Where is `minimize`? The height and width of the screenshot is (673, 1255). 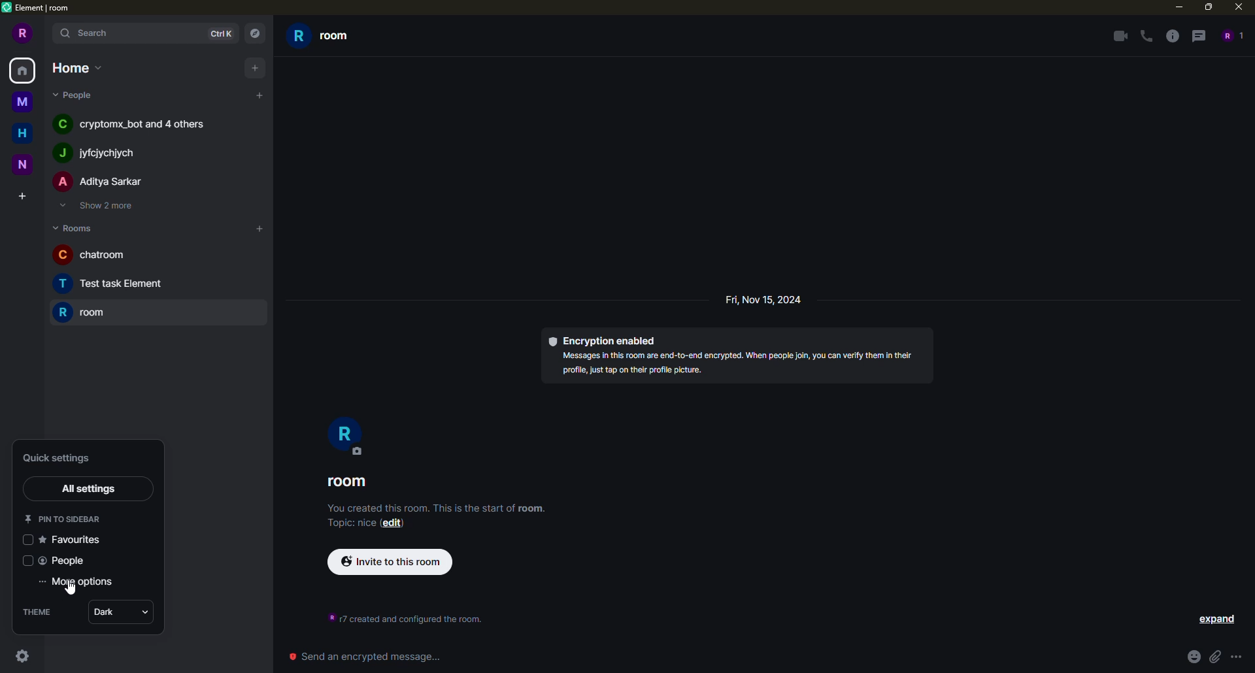 minimize is located at coordinates (1175, 7).